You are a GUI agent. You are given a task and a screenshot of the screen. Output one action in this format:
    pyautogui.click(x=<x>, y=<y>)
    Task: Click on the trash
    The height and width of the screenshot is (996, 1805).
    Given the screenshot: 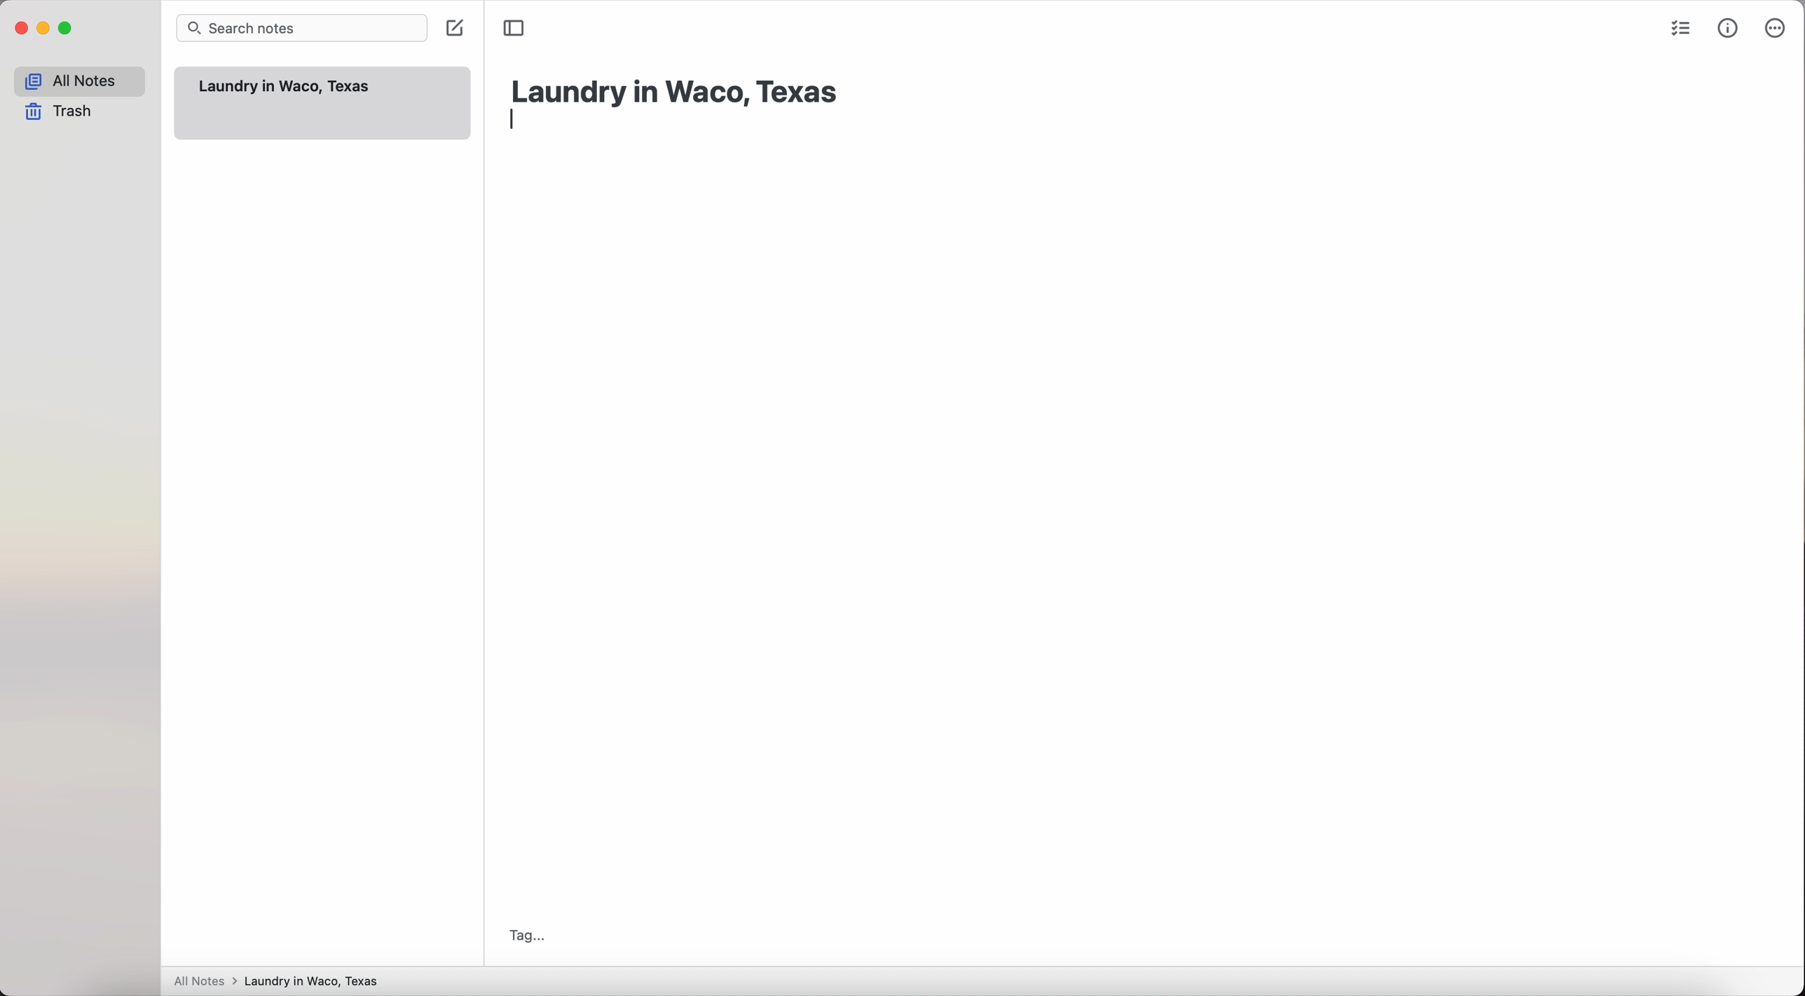 What is the action you would take?
    pyautogui.click(x=63, y=113)
    